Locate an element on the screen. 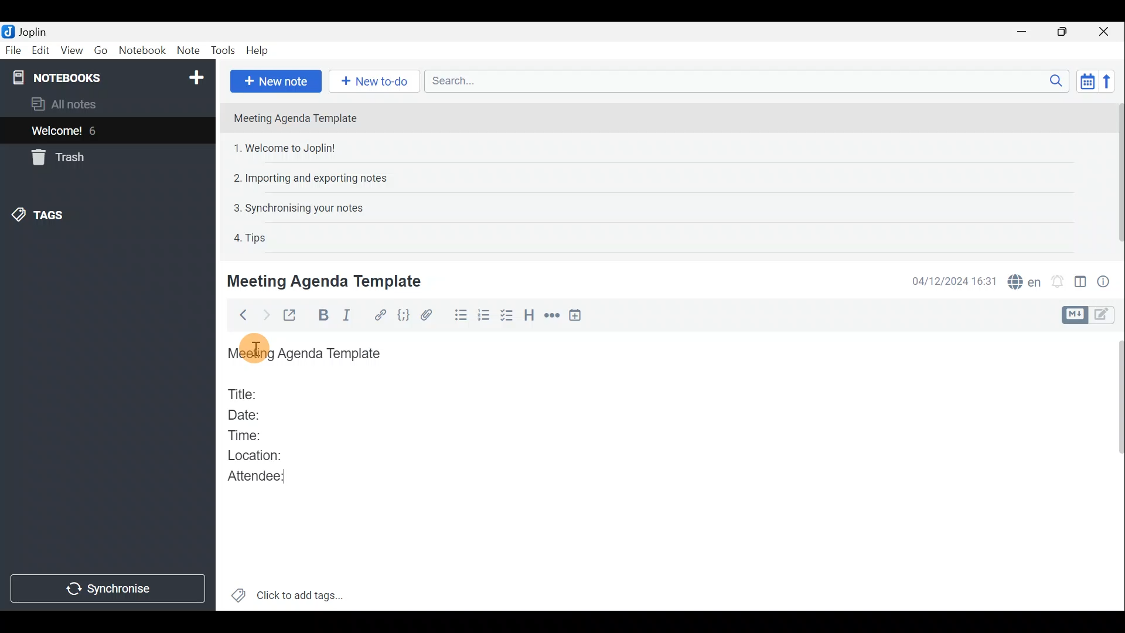 The height and width of the screenshot is (633, 1125). Tools is located at coordinates (221, 49).